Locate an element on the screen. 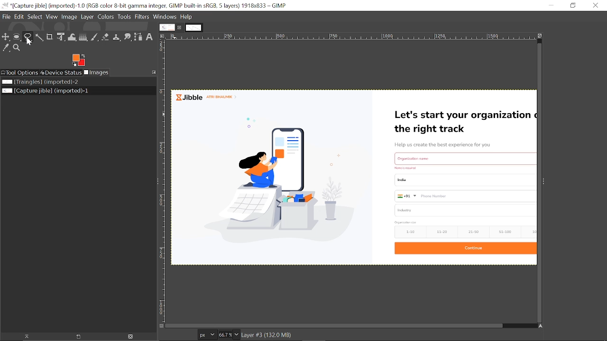  Fuzzy select tool is located at coordinates (40, 37).